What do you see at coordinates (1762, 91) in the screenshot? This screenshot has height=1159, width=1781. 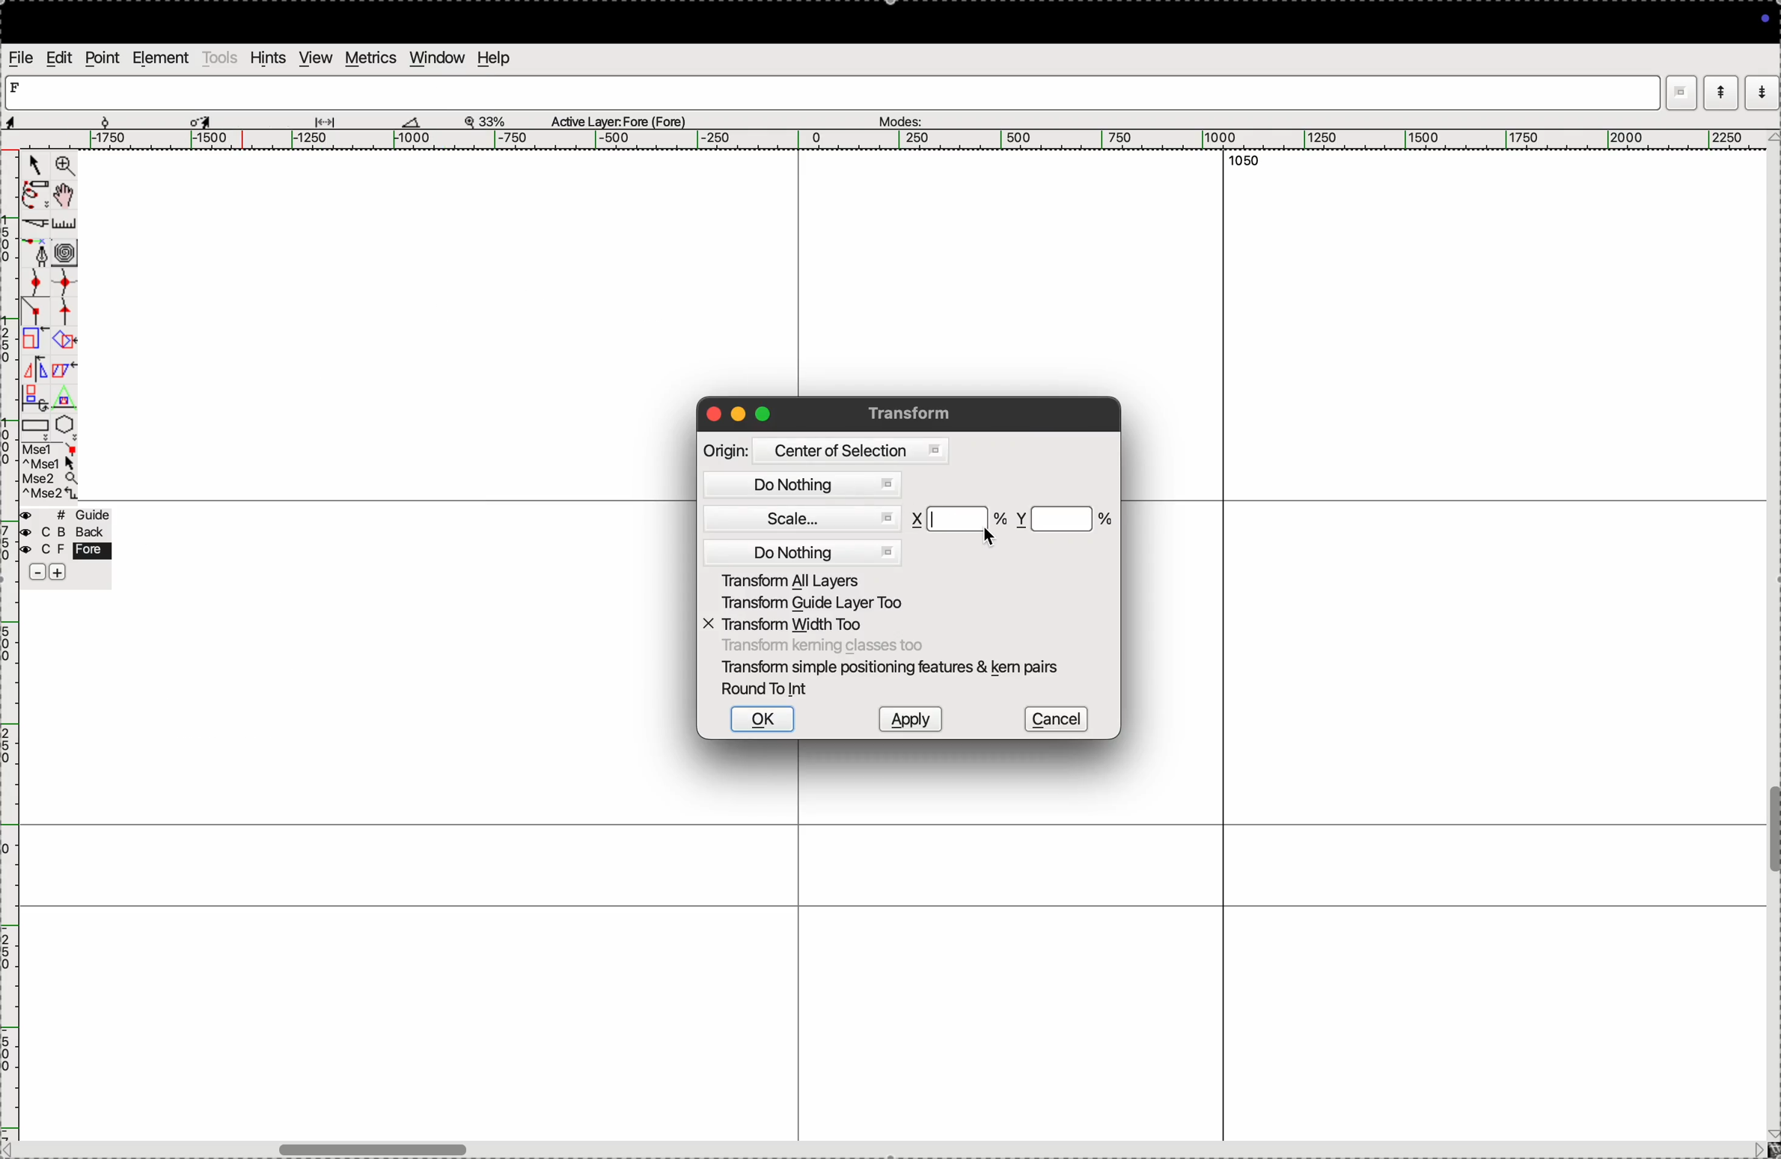 I see `mode down` at bounding box center [1762, 91].